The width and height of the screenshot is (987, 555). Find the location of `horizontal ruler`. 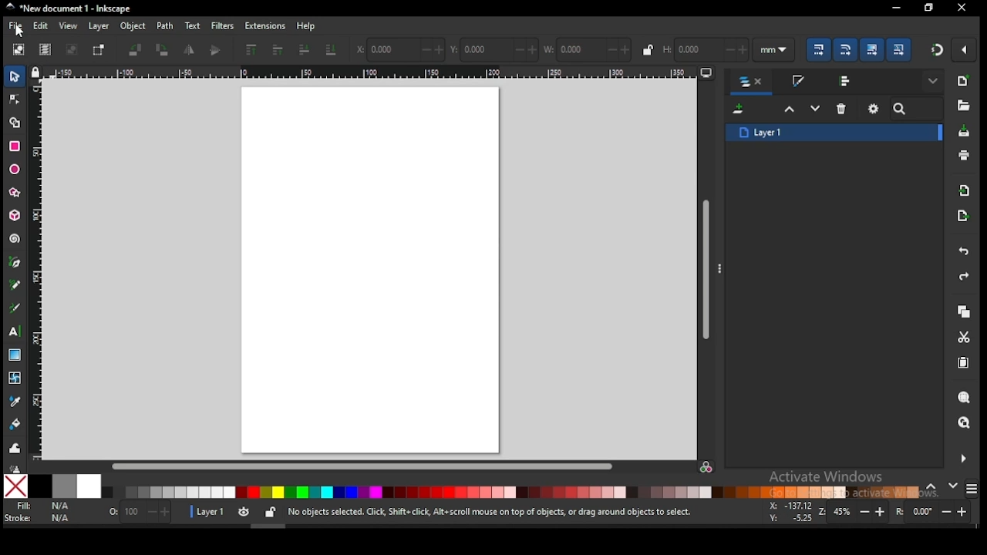

horizontal ruler is located at coordinates (369, 72).